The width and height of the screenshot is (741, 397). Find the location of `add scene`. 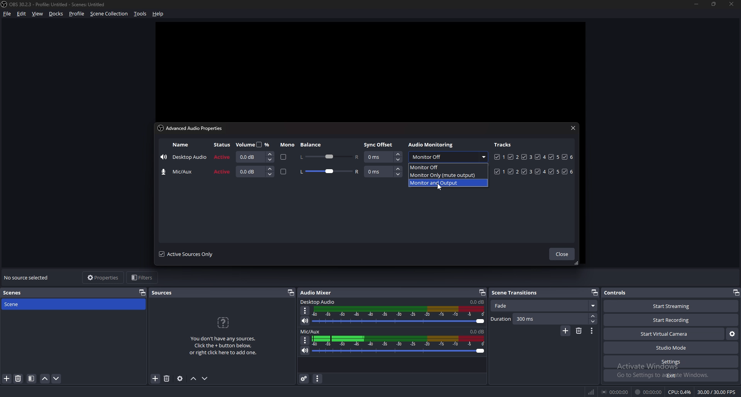

add scene is located at coordinates (7, 379).